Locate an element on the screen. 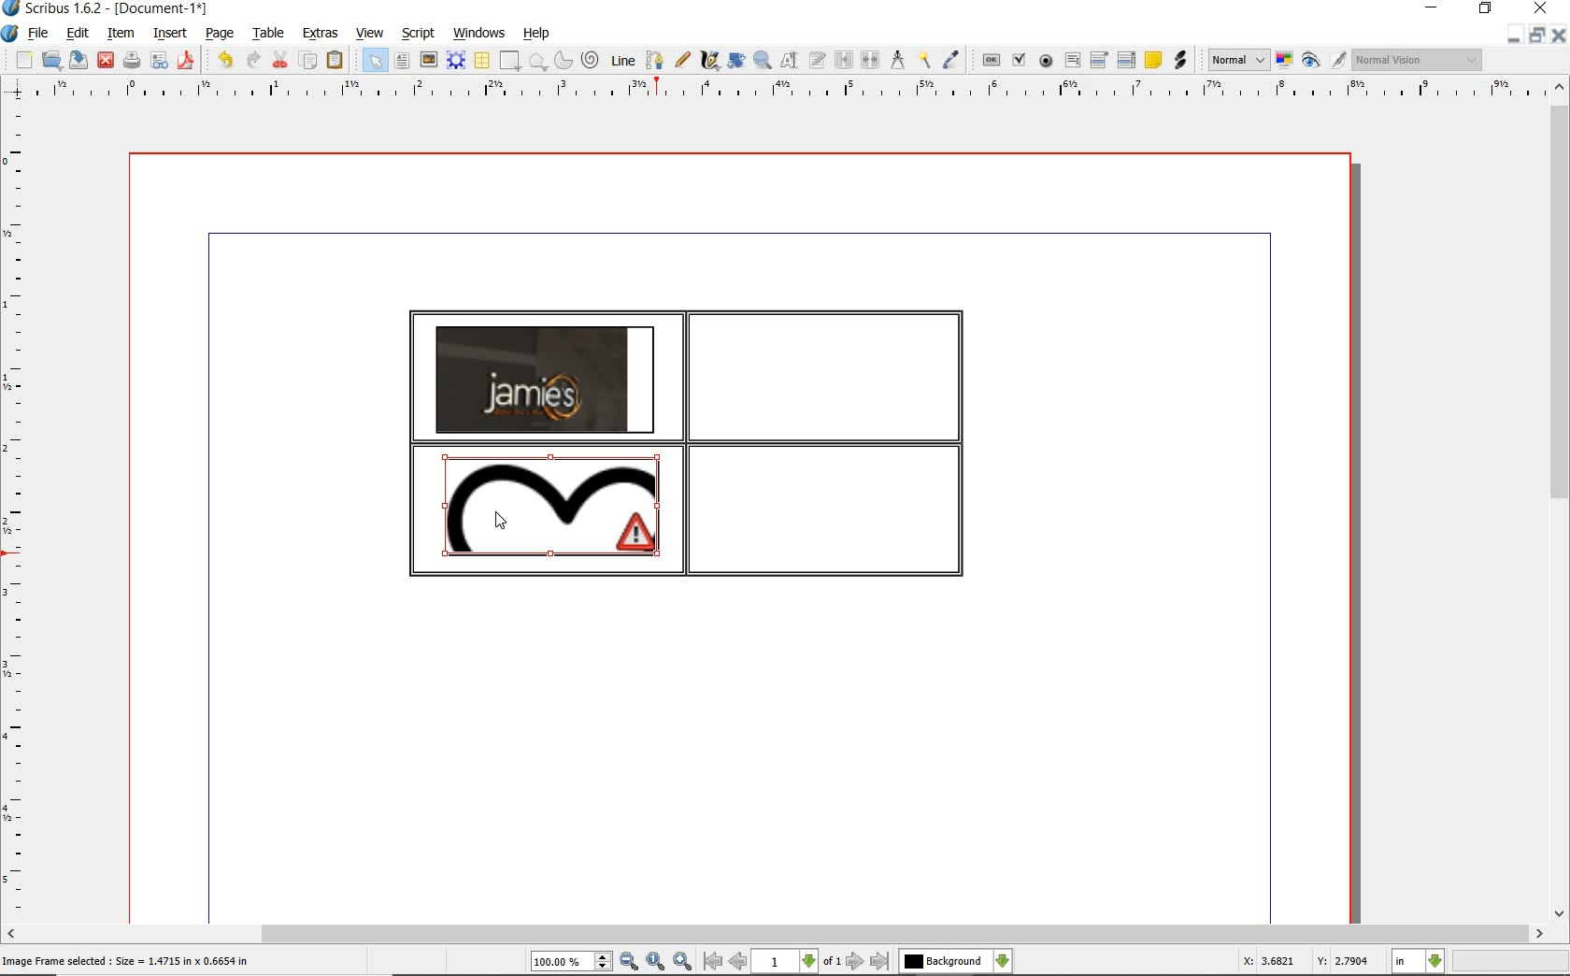 The width and height of the screenshot is (1570, 976). pdf text field is located at coordinates (1073, 60).